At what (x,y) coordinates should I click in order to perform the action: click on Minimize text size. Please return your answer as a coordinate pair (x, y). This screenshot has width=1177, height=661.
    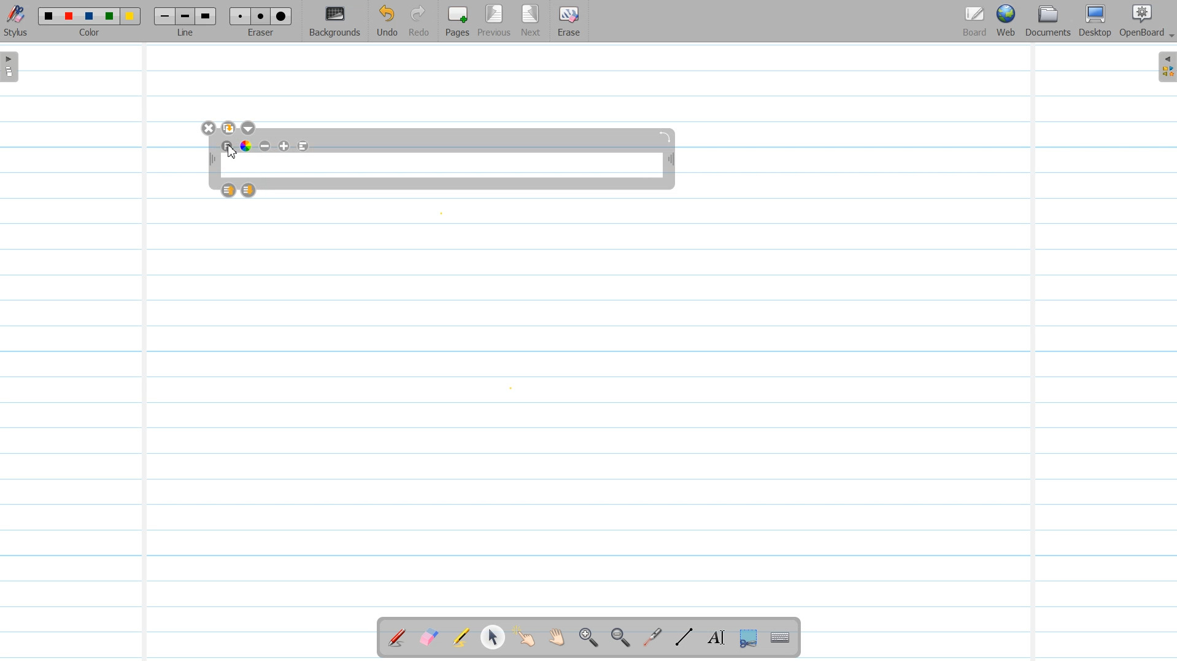
    Looking at the image, I should click on (266, 146).